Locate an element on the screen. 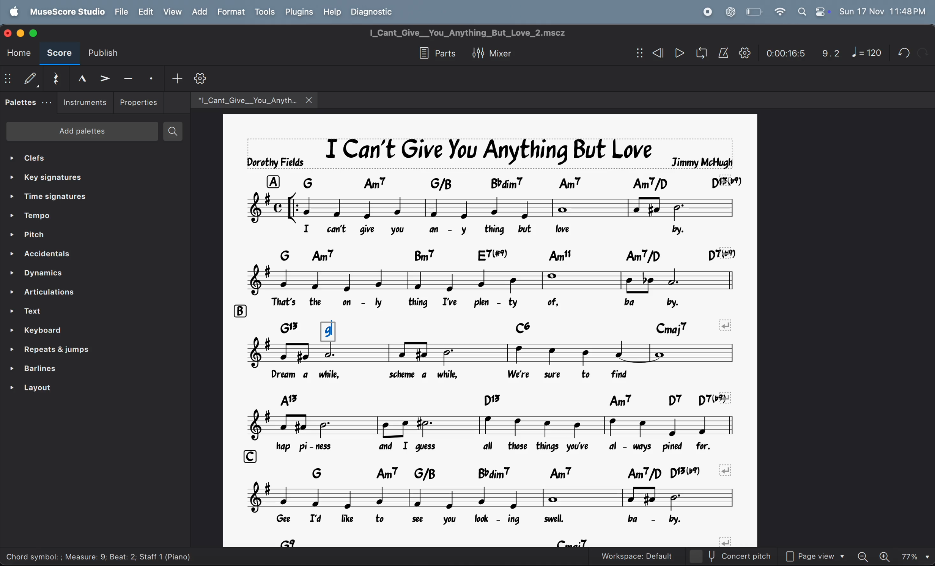 The image size is (935, 566). search is located at coordinates (177, 131).